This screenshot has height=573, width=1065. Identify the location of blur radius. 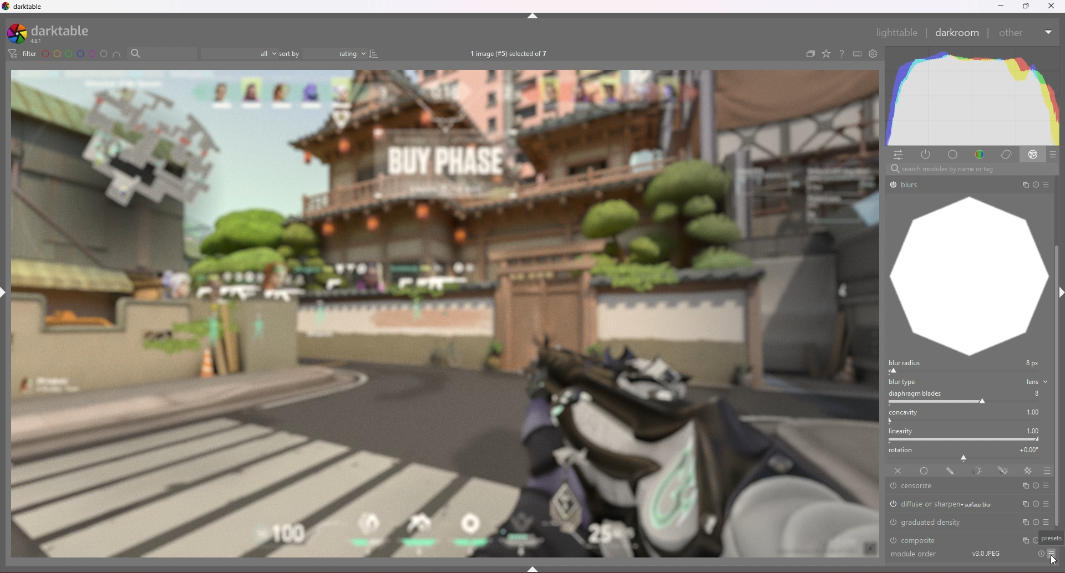
(967, 366).